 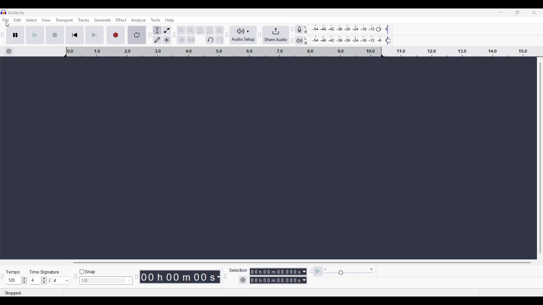 I want to click on Help menu, so click(x=170, y=20).